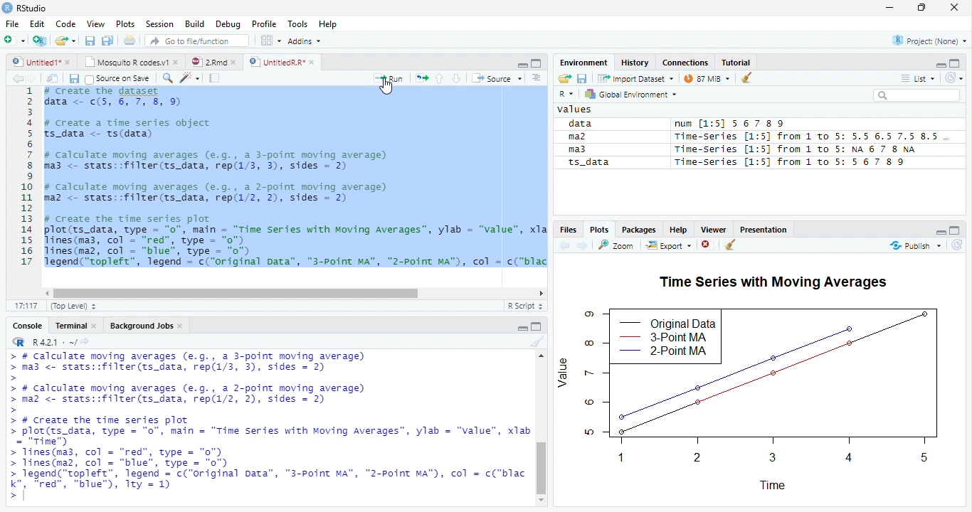 This screenshot has height=512, width=972. Describe the element at coordinates (191, 78) in the screenshot. I see `code tool` at that location.